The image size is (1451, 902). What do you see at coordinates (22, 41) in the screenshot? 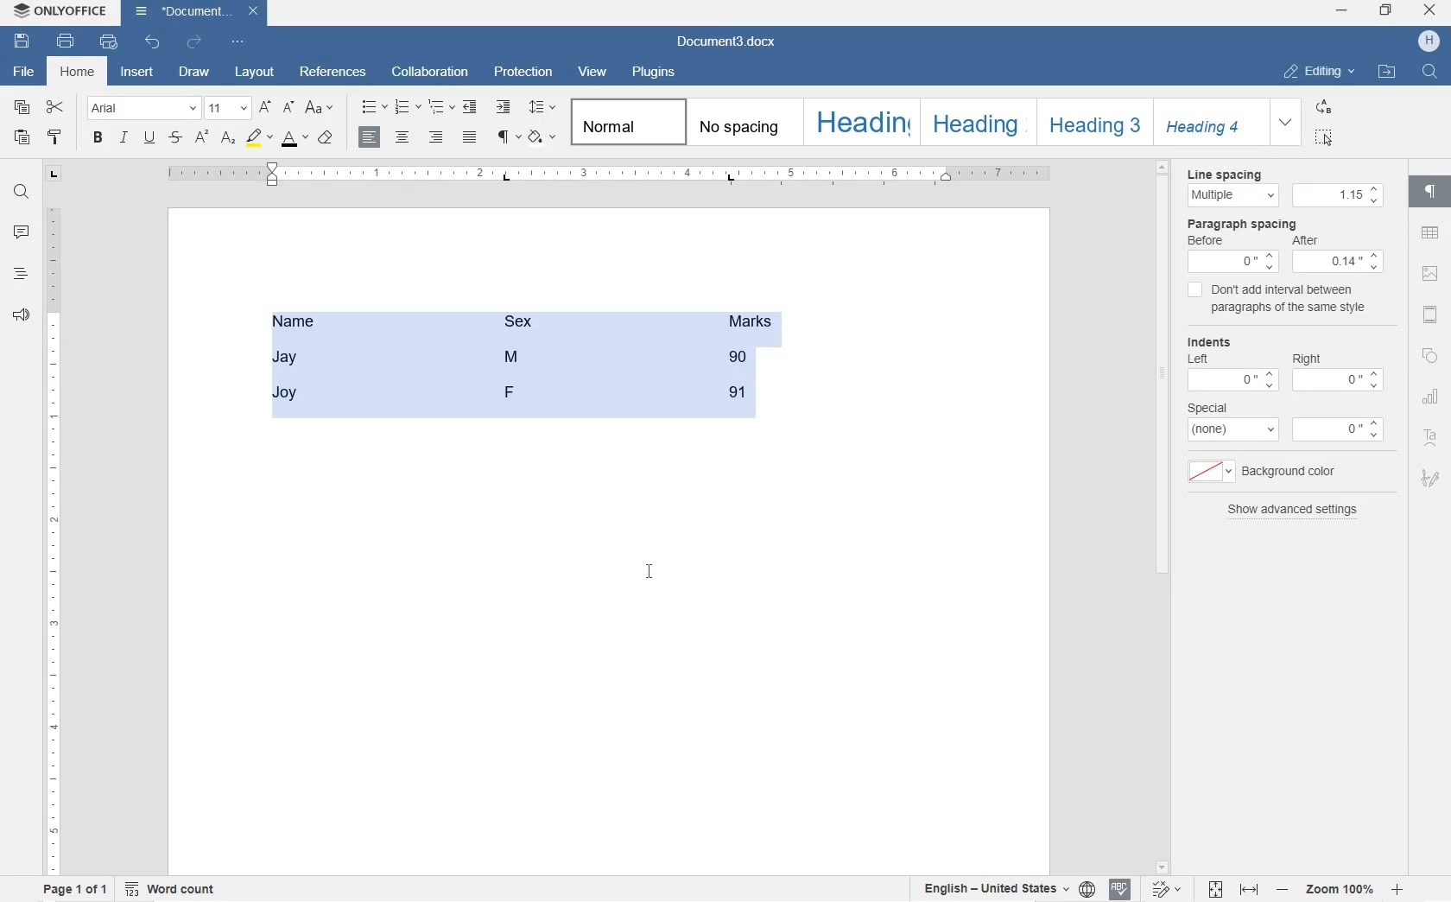
I see `SAVE` at bounding box center [22, 41].